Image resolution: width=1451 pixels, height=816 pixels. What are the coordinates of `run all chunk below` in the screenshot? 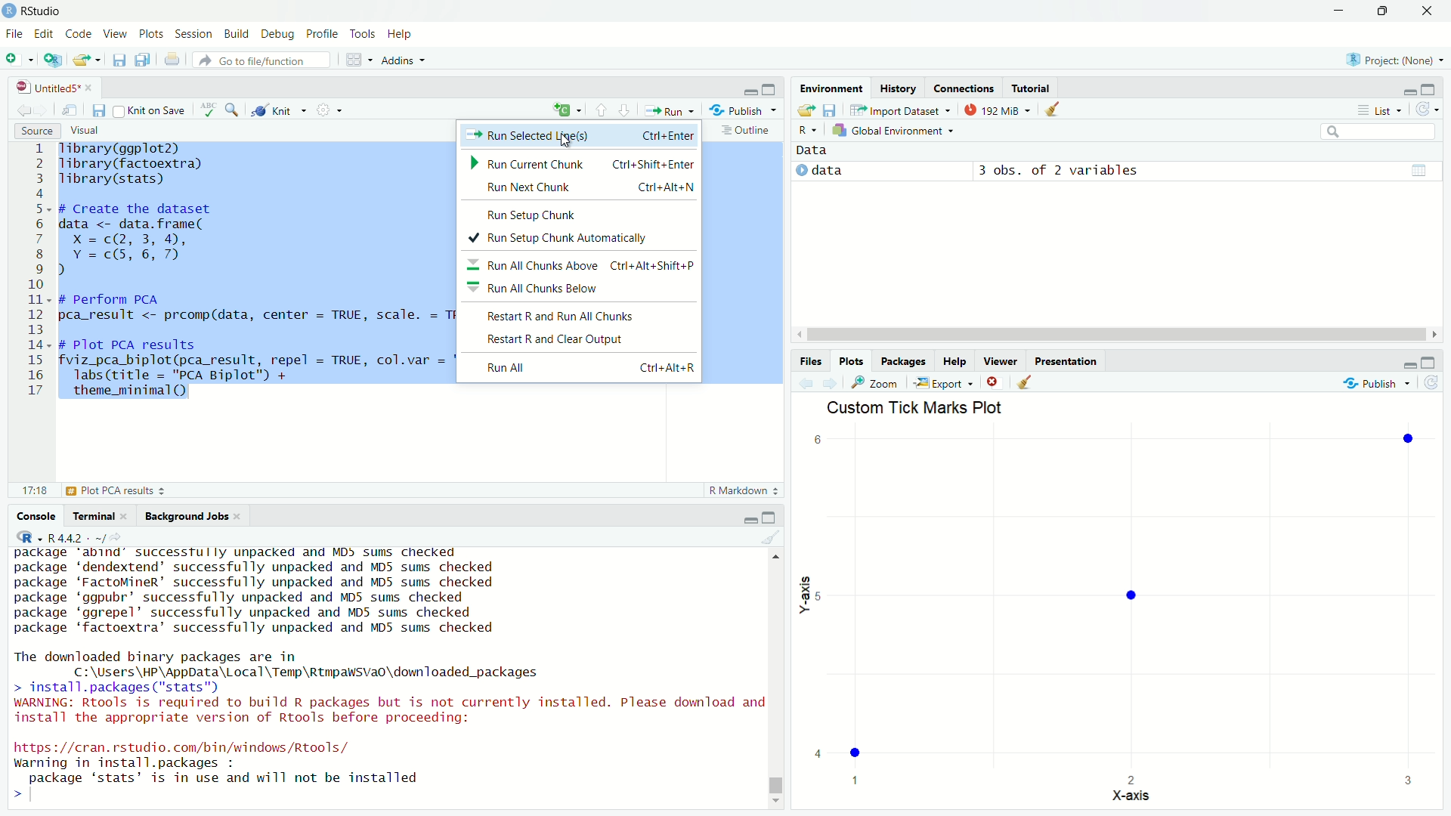 It's located at (580, 288).